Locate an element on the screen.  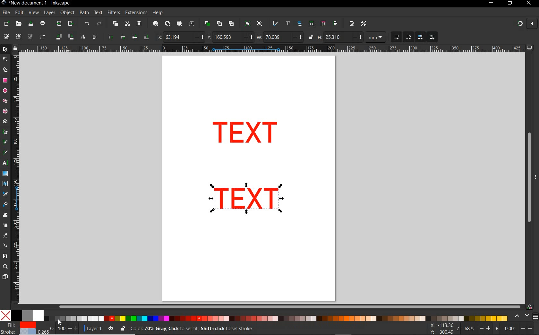
path is located at coordinates (84, 13).